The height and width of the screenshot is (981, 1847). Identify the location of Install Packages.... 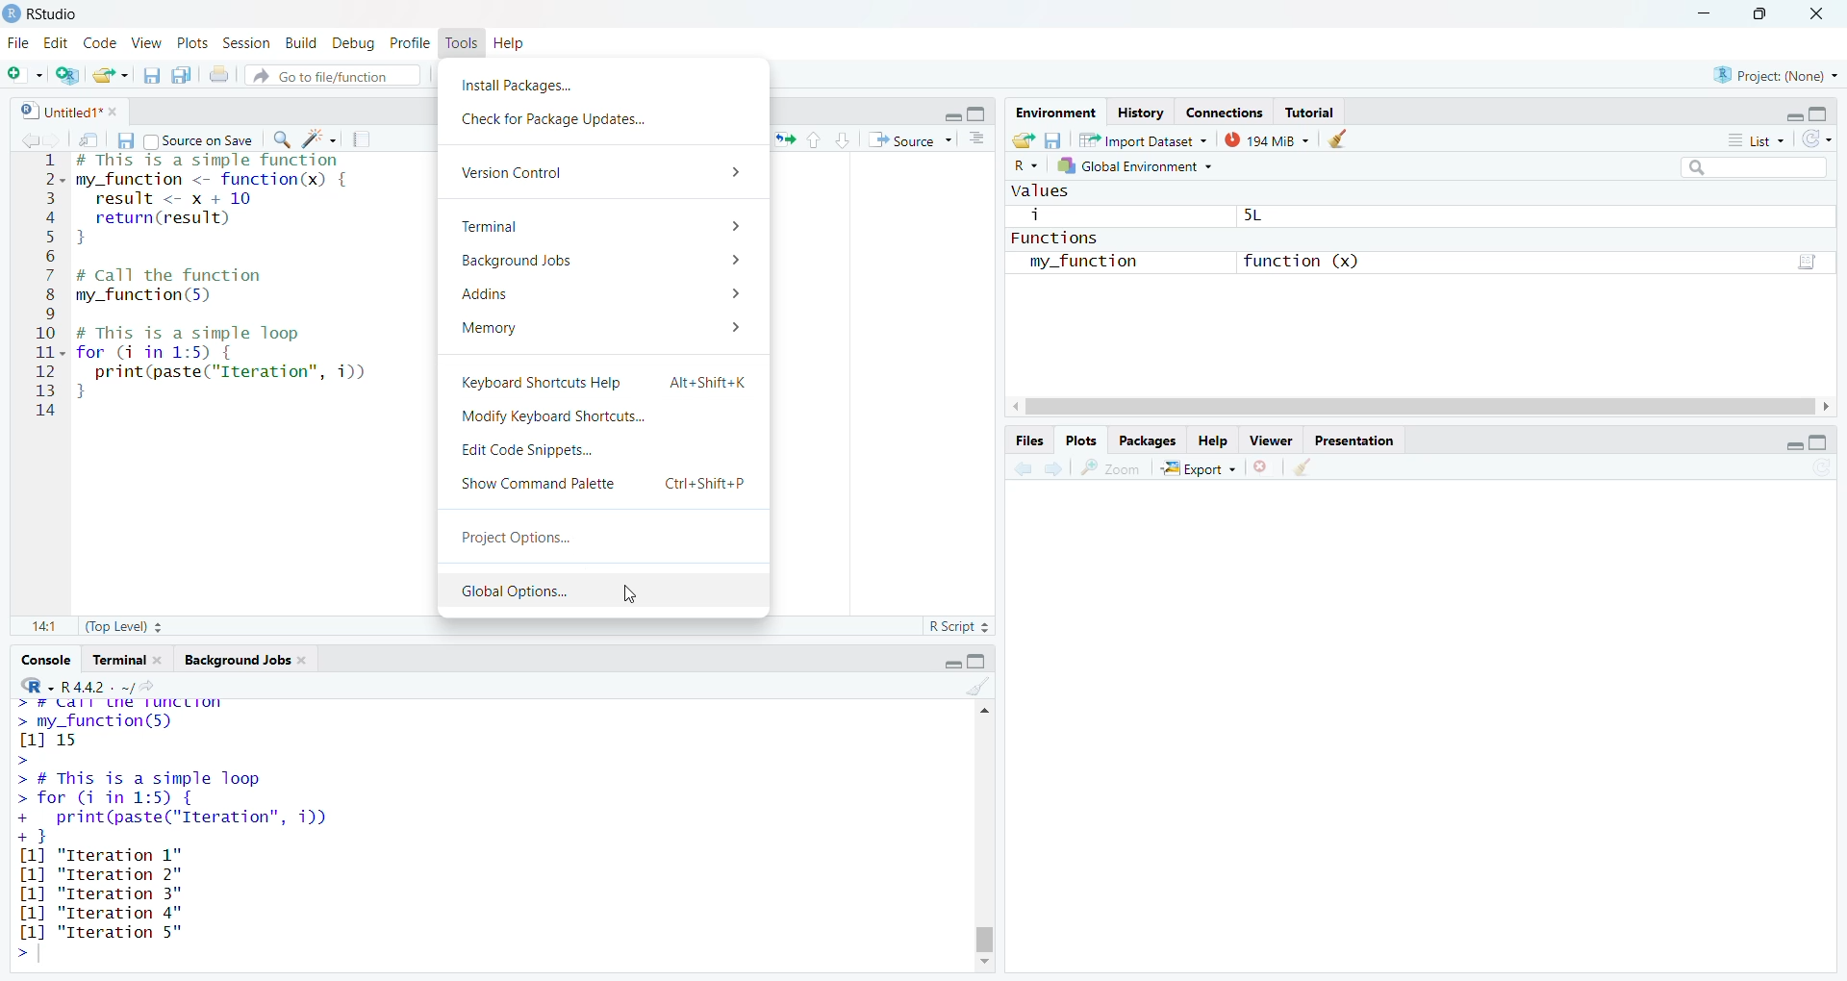
(550, 83).